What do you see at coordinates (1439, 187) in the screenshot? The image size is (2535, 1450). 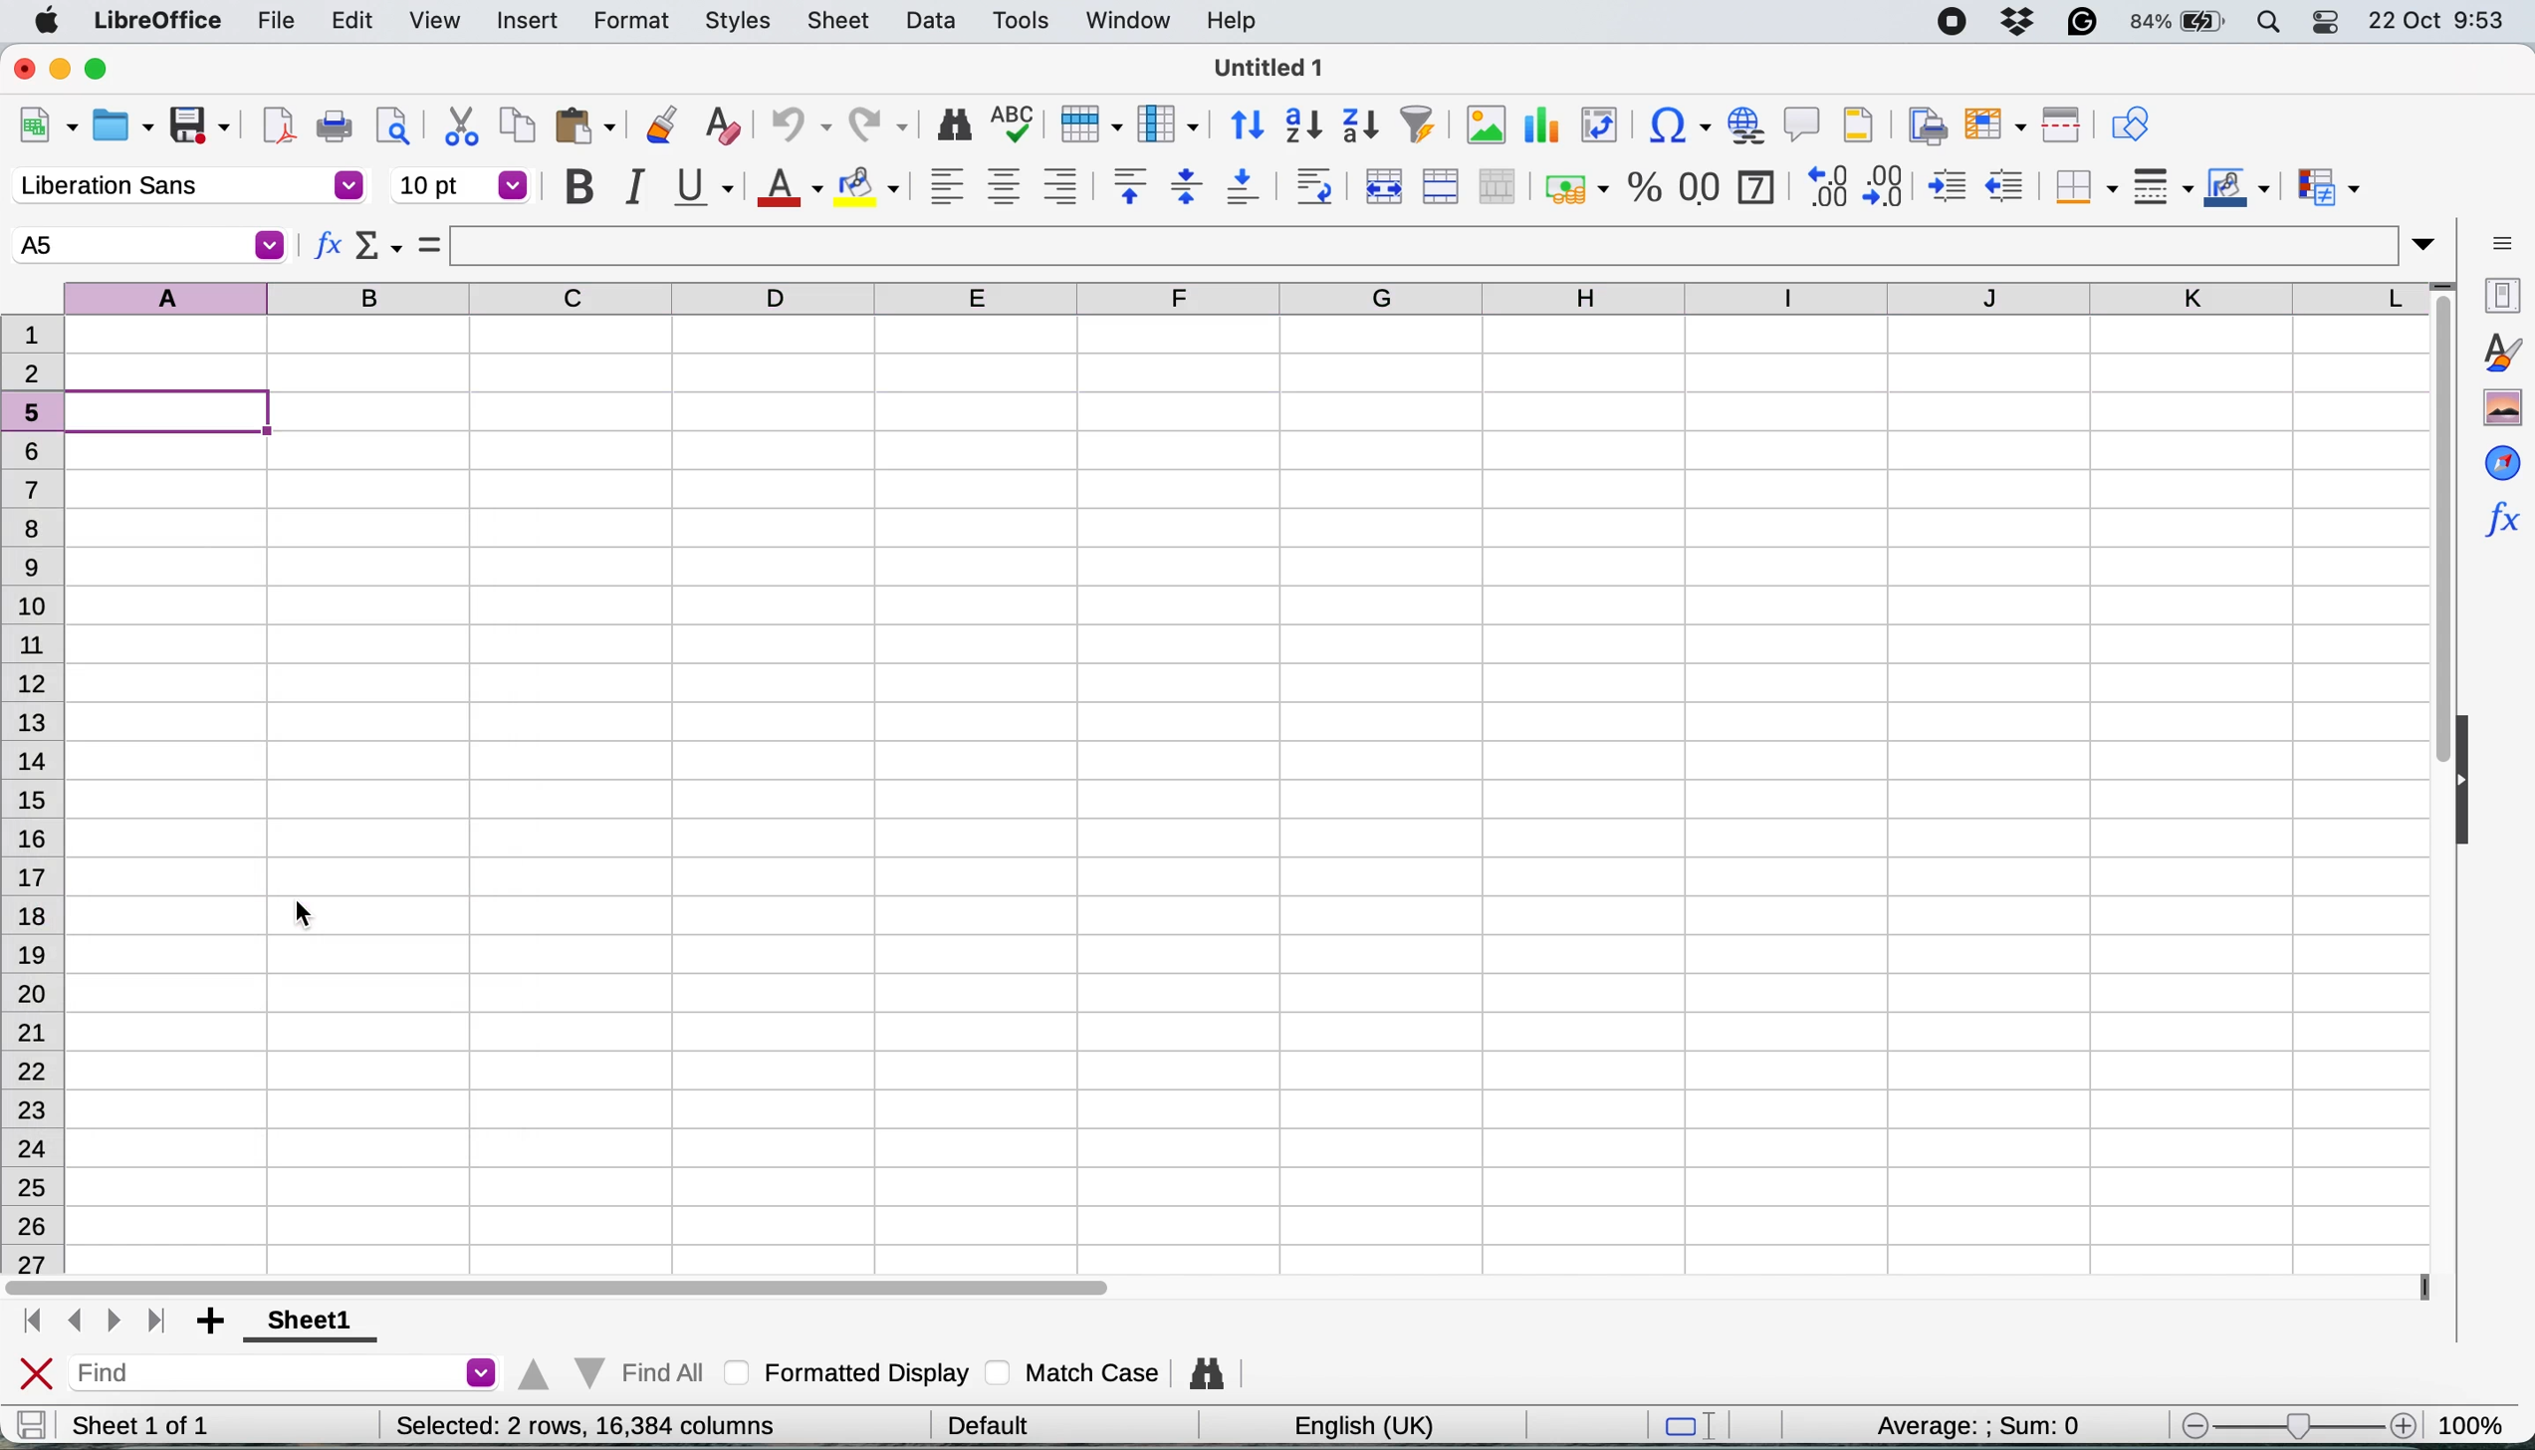 I see `merge` at bounding box center [1439, 187].